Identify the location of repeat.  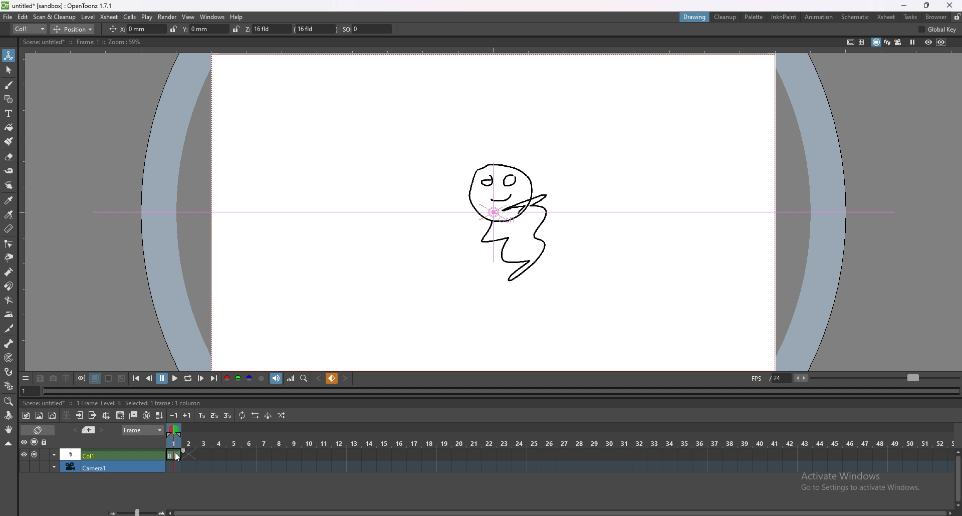
(241, 416).